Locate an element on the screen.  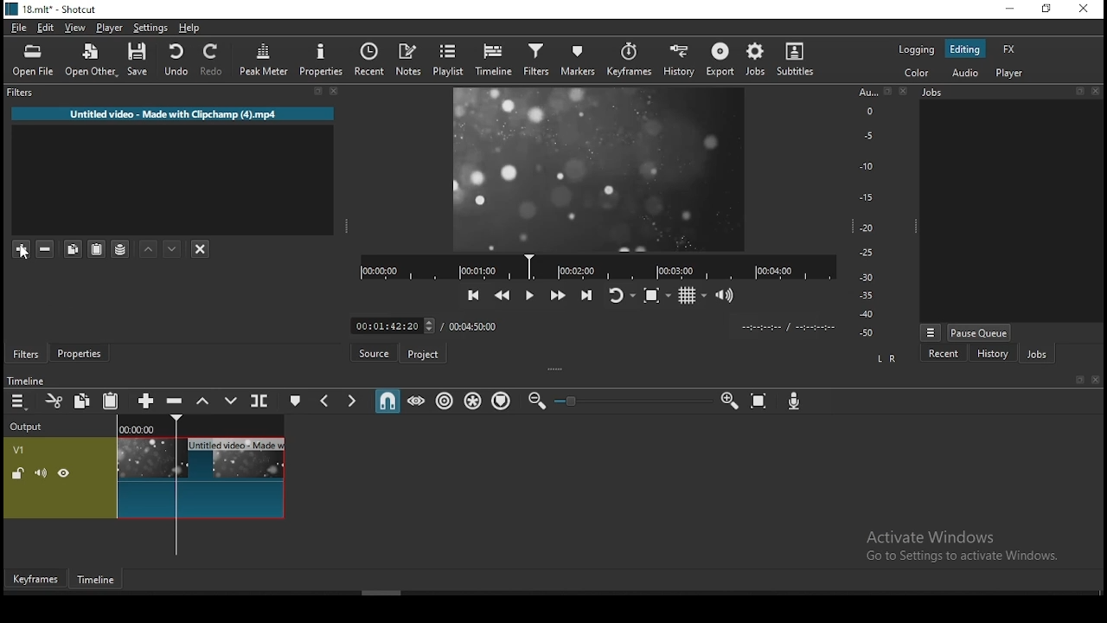
filters is located at coordinates (27, 354).